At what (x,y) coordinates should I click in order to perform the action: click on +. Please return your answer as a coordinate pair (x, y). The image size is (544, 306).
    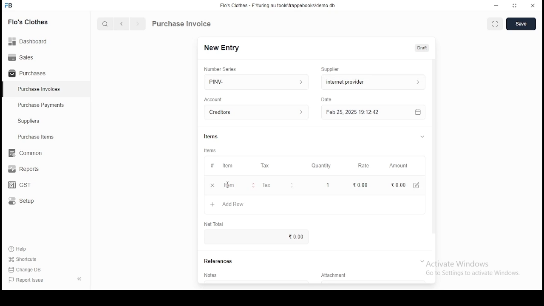
    Looking at the image, I should click on (212, 186).